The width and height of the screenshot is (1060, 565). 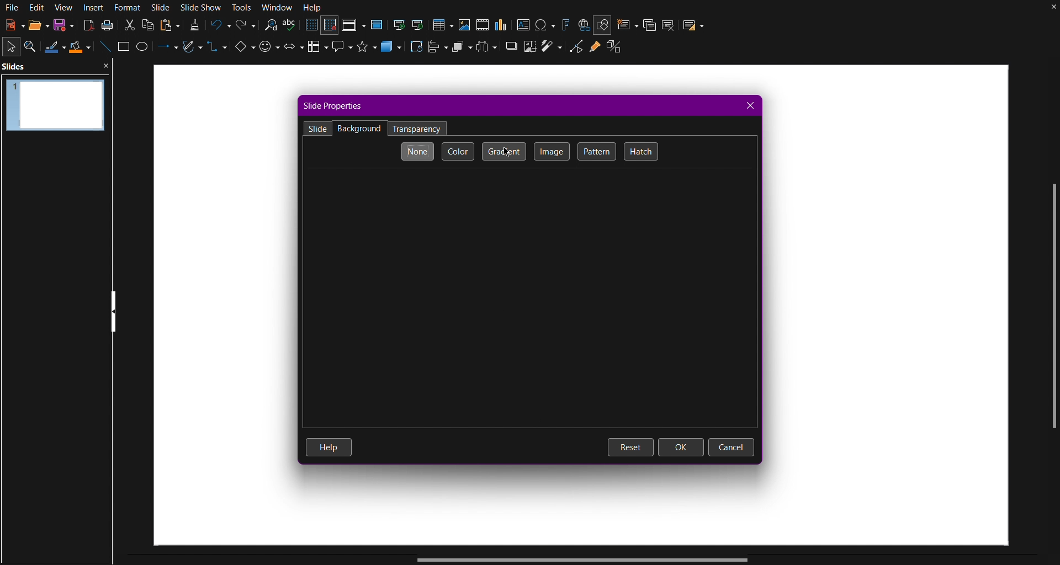 I want to click on Insert Textbox, so click(x=524, y=24).